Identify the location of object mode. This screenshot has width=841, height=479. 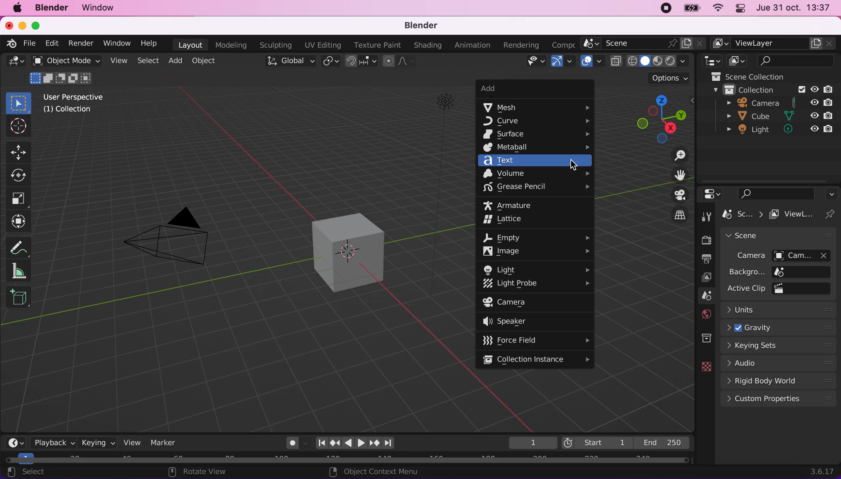
(64, 72).